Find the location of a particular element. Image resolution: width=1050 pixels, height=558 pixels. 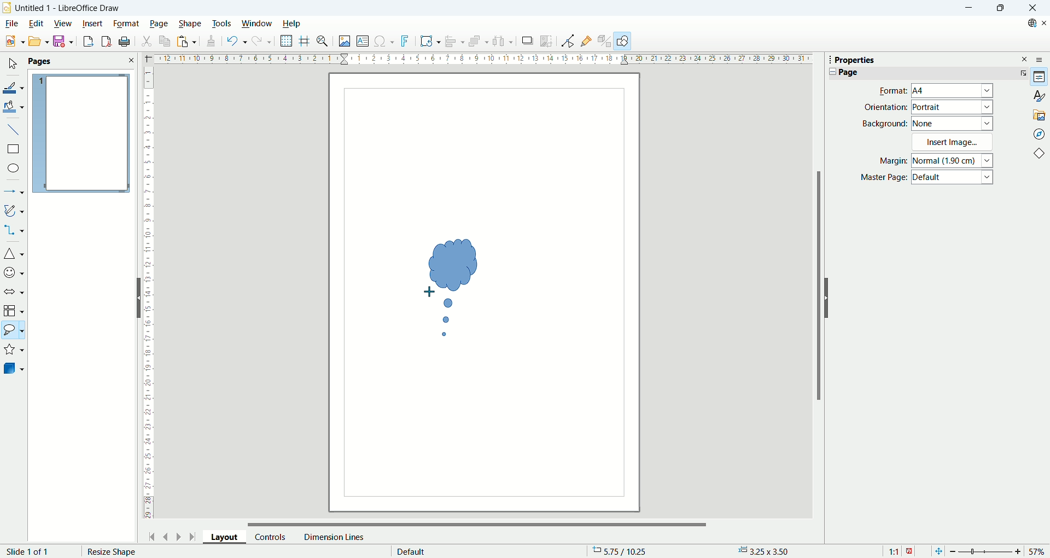

insert special character is located at coordinates (386, 40).